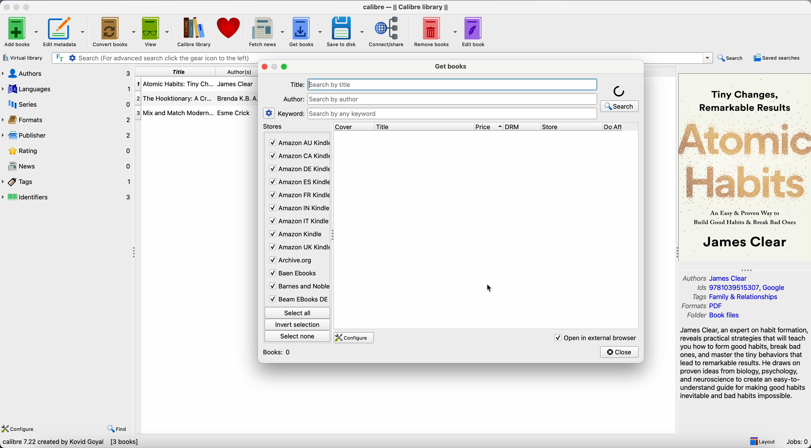 The image size is (811, 448). What do you see at coordinates (68, 120) in the screenshot?
I see `formats` at bounding box center [68, 120].